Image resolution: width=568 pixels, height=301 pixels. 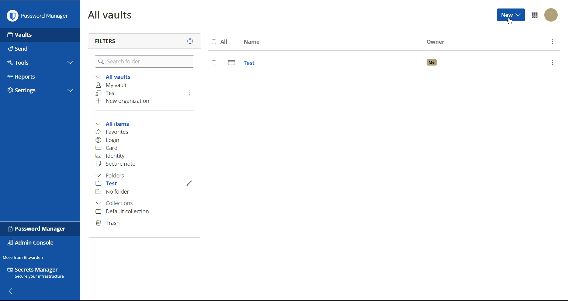 I want to click on Card, so click(x=108, y=147).